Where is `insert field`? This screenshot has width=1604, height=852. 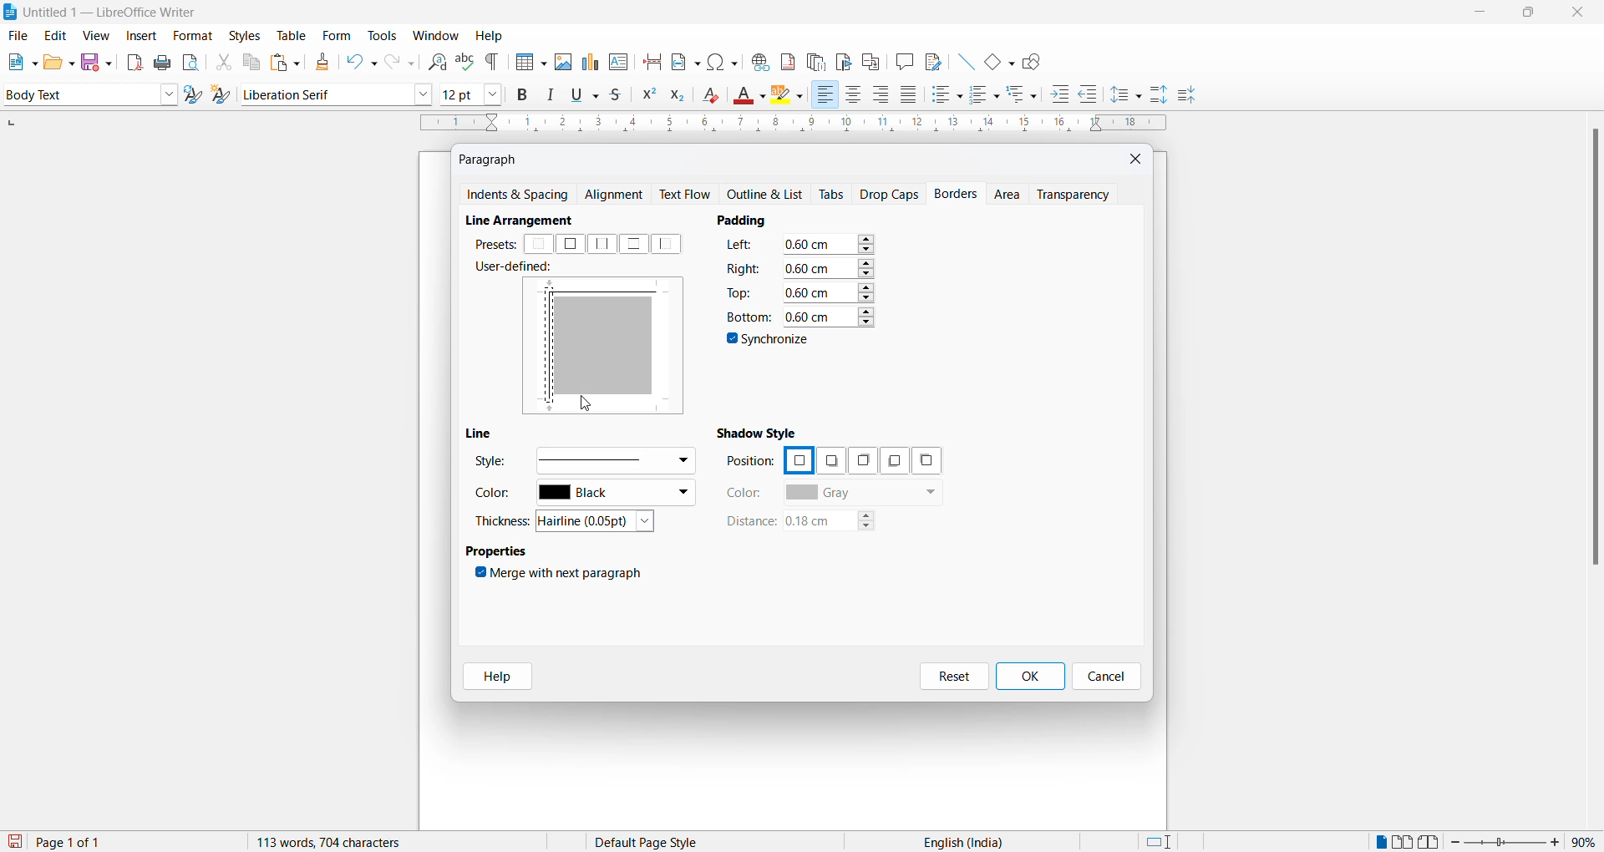 insert field is located at coordinates (684, 59).